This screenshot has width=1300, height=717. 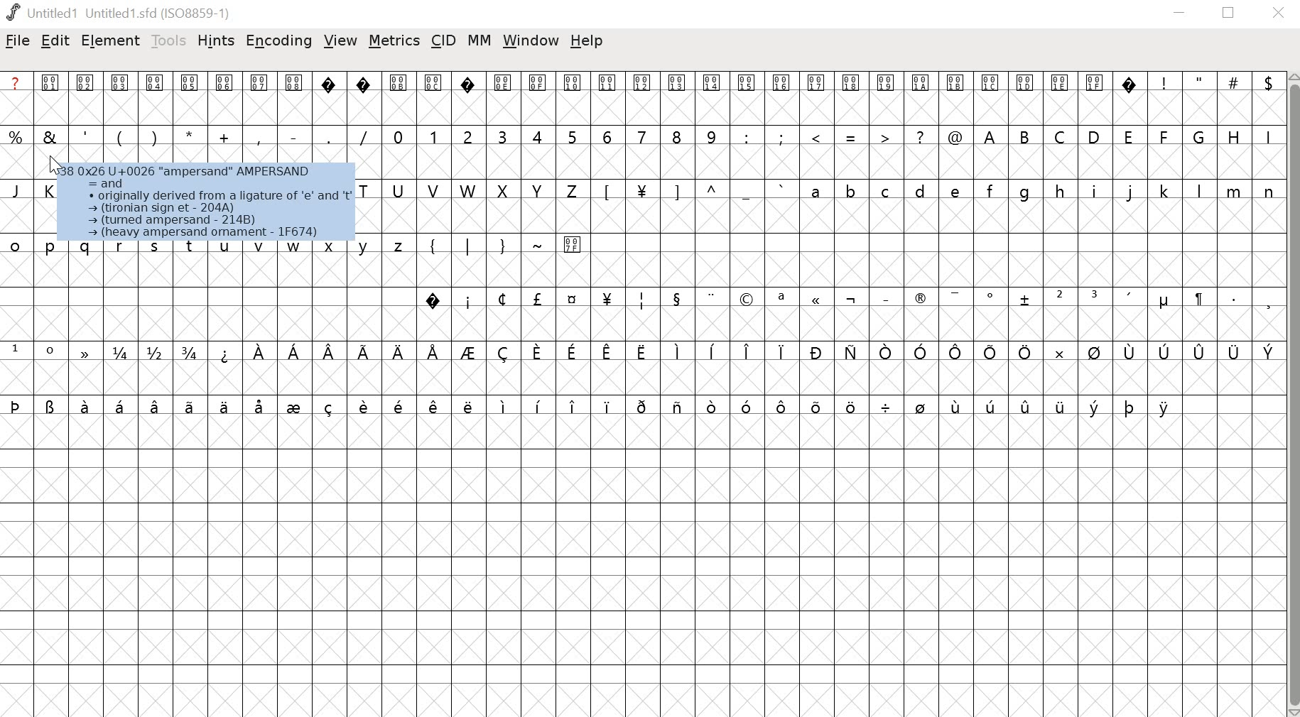 What do you see at coordinates (1060, 97) in the screenshot?
I see `001E` at bounding box center [1060, 97].